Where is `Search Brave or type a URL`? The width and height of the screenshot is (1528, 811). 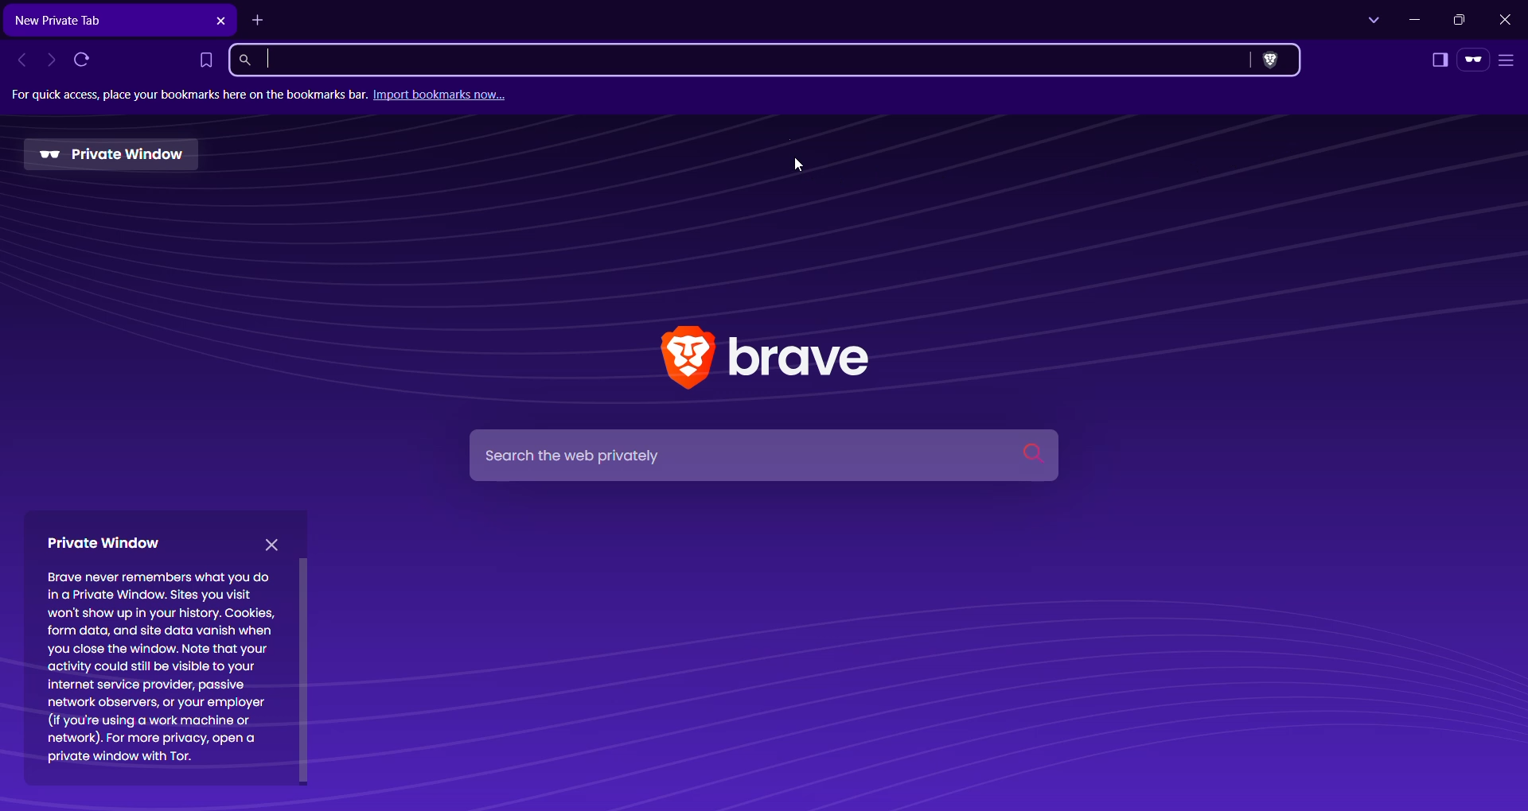 Search Brave or type a URL is located at coordinates (741, 60).